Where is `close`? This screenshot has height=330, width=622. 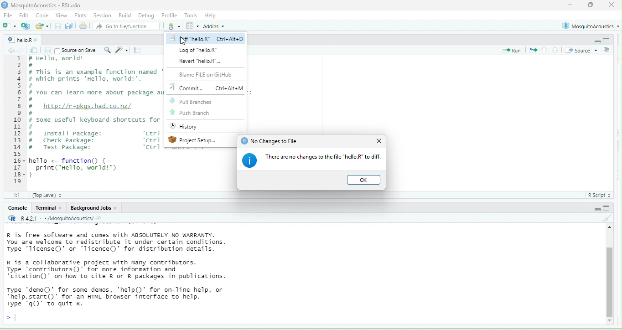 close is located at coordinates (38, 40).